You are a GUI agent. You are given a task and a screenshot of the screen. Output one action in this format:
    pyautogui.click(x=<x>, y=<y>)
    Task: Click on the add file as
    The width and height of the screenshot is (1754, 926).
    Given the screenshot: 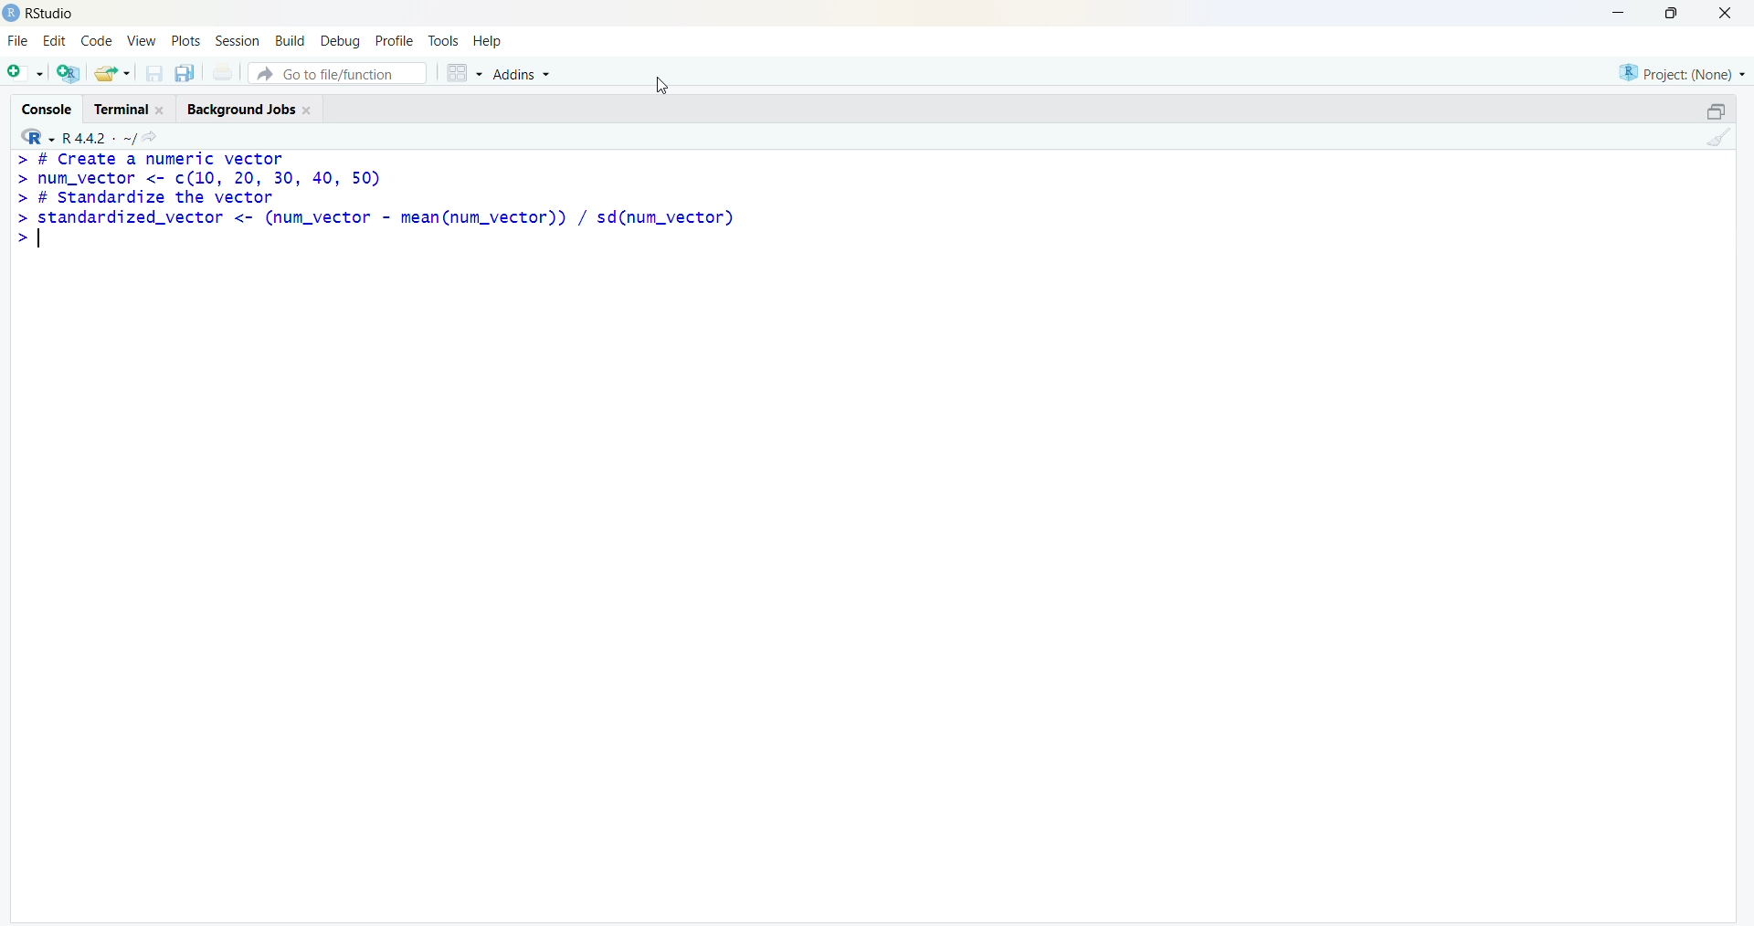 What is the action you would take?
    pyautogui.click(x=27, y=73)
    